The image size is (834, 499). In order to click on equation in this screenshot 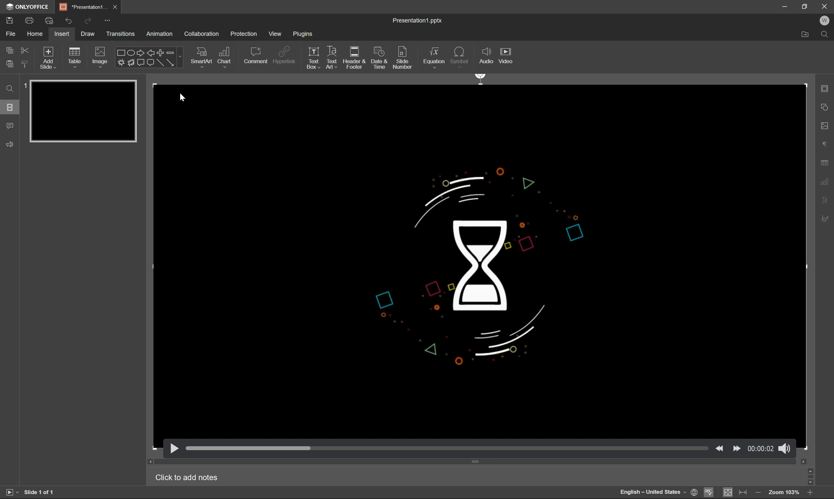, I will do `click(434, 58)`.